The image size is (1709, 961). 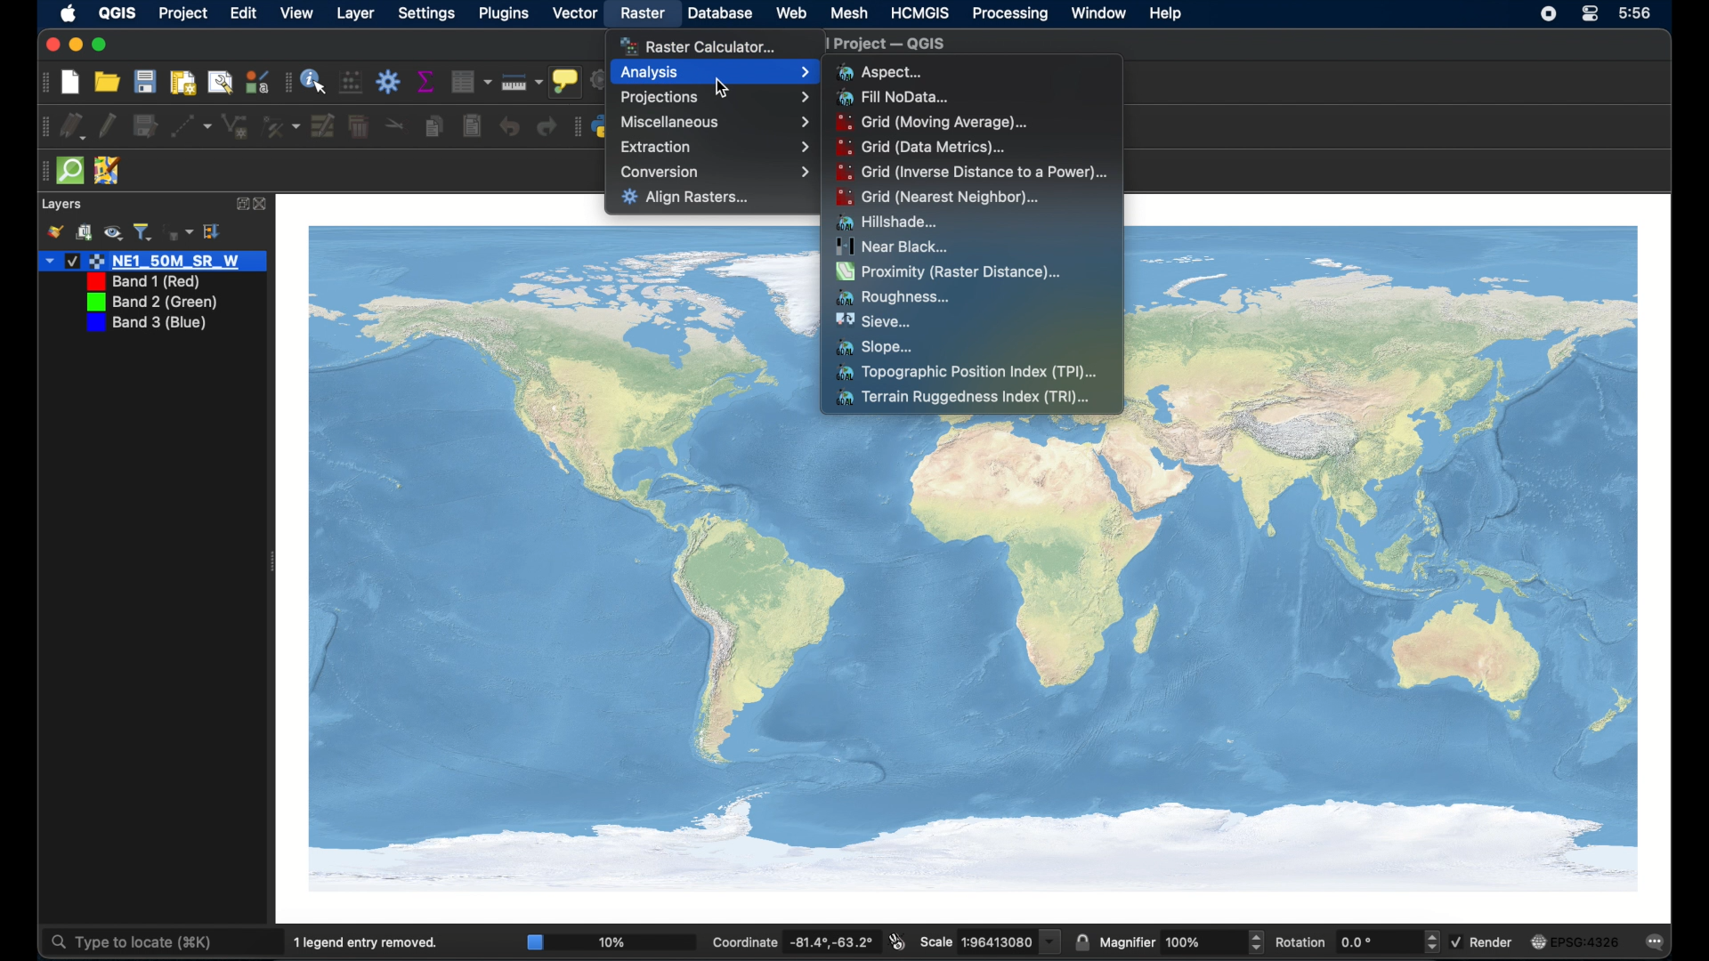 I want to click on edit, so click(x=245, y=13).